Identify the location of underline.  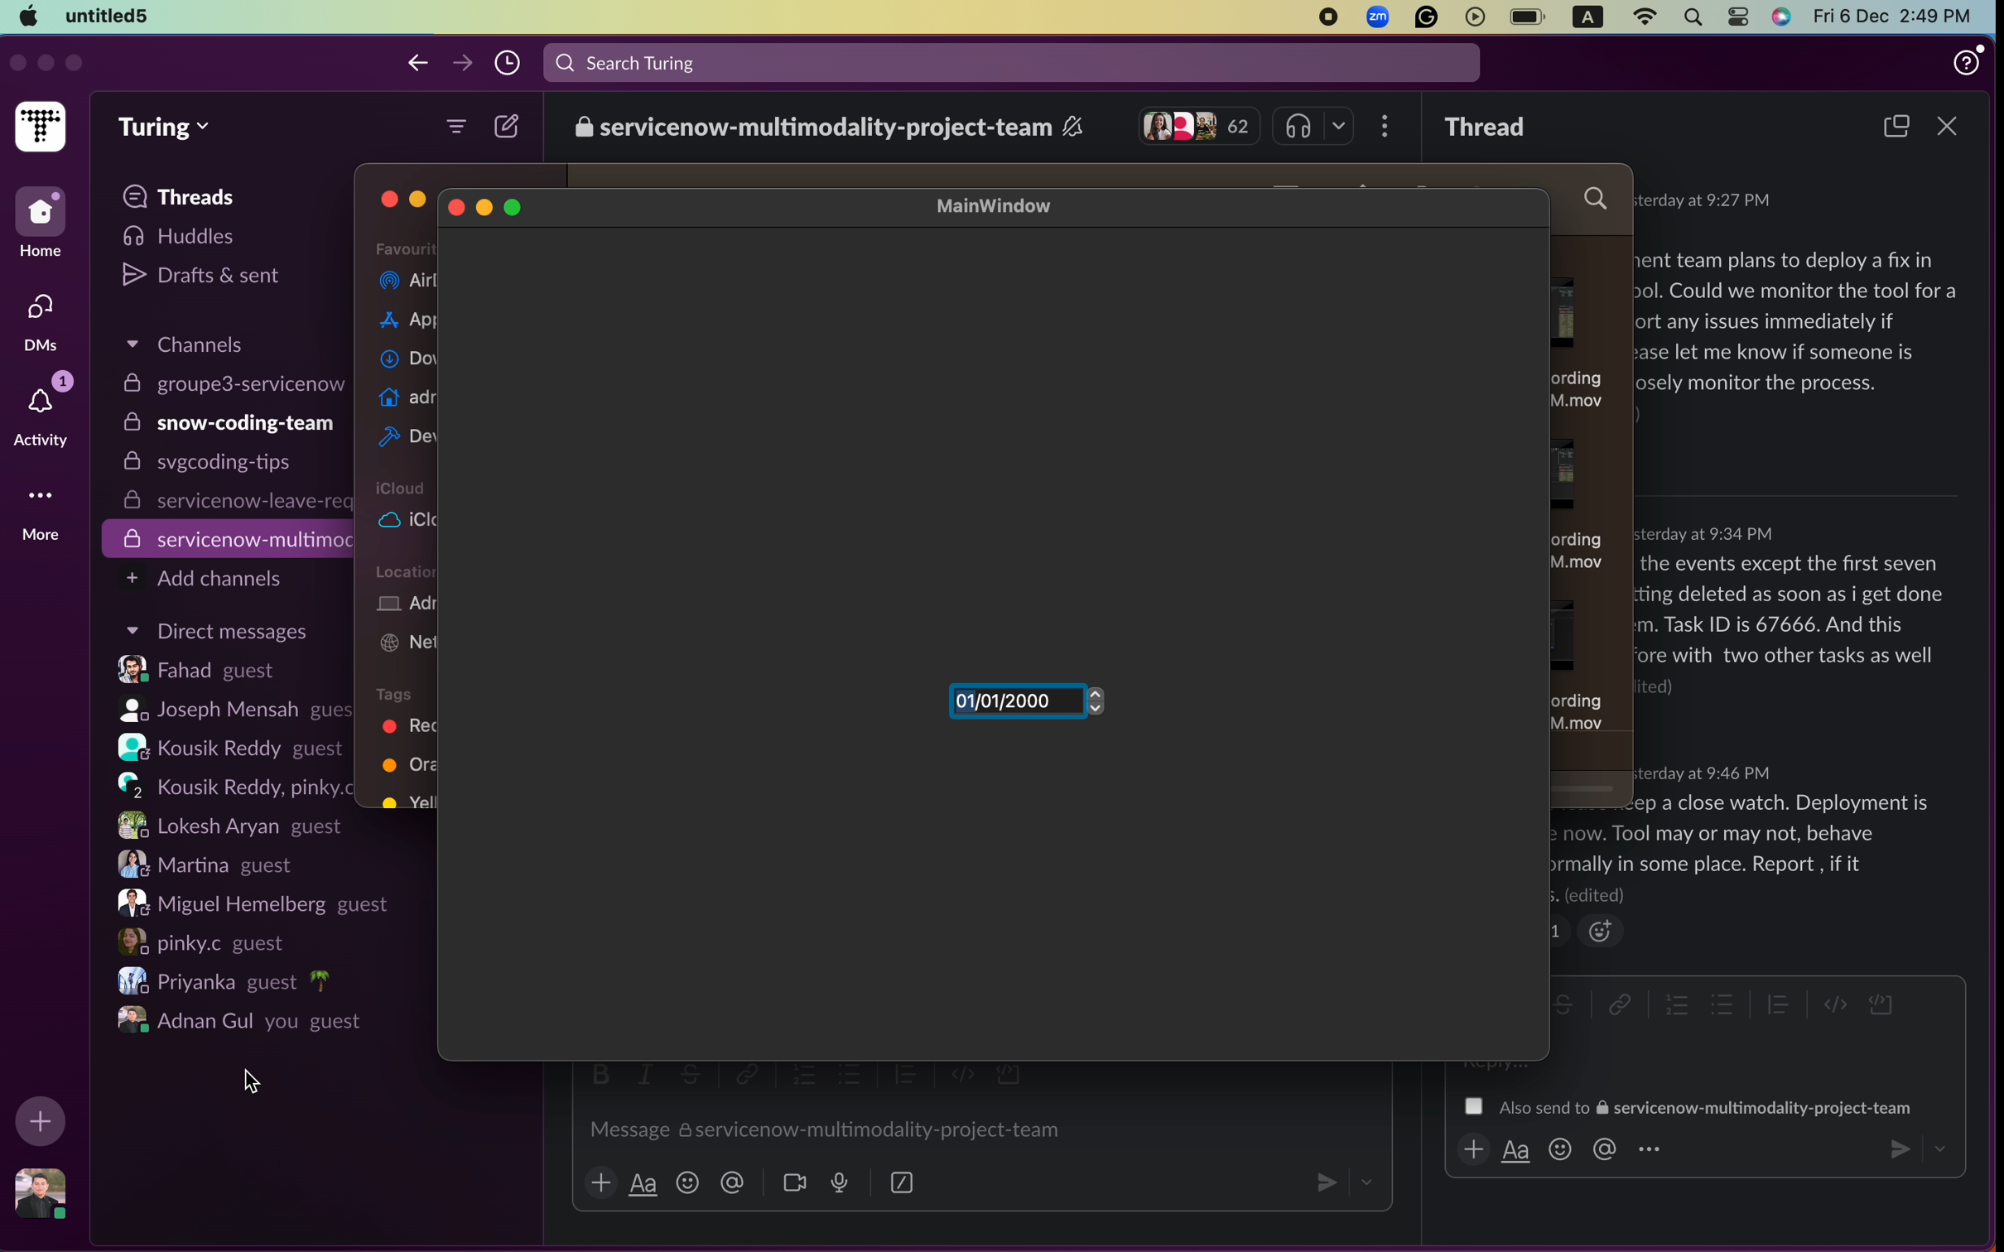
(643, 1182).